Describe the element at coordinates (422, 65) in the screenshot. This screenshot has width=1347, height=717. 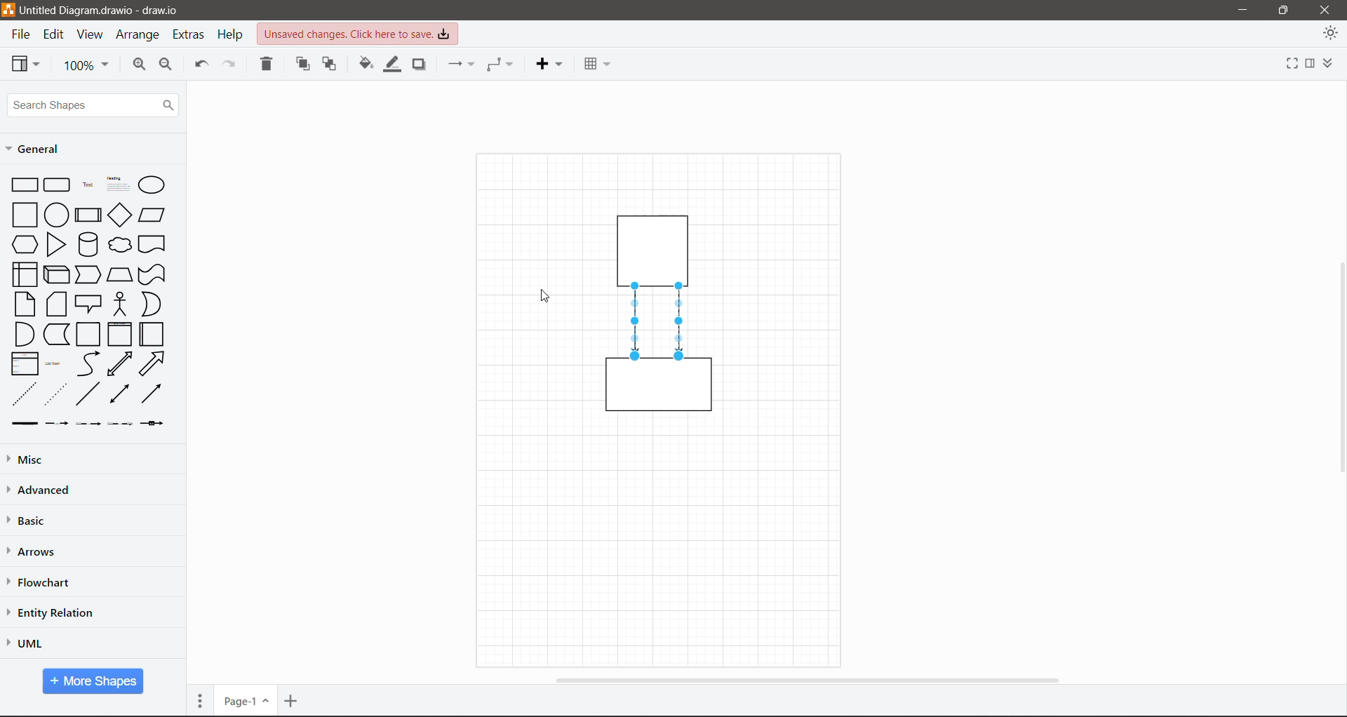
I see `Shadow` at that location.